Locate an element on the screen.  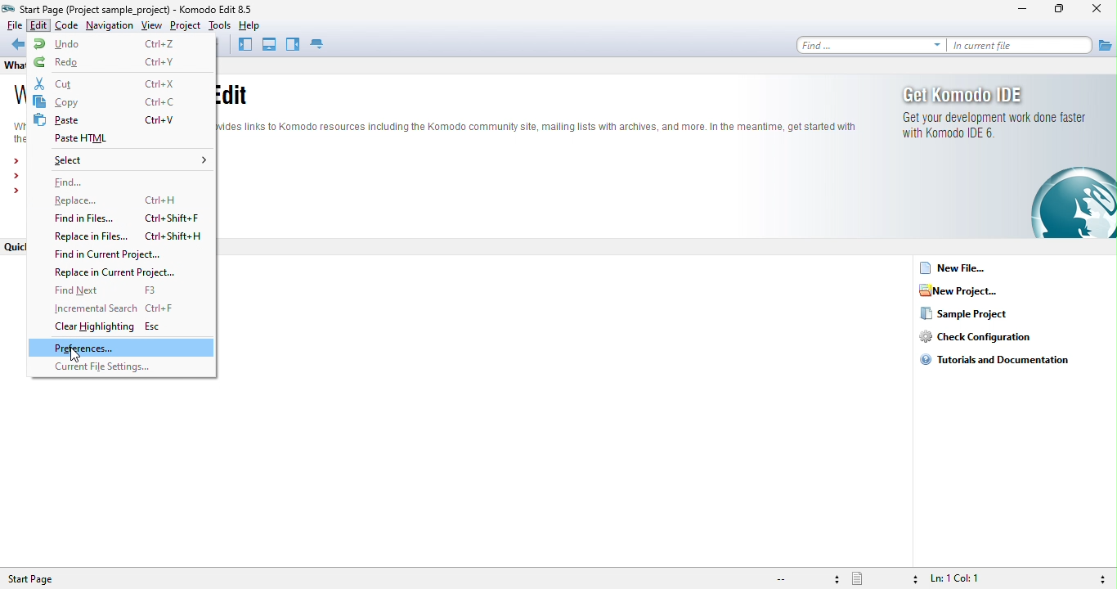
cut is located at coordinates (110, 83).